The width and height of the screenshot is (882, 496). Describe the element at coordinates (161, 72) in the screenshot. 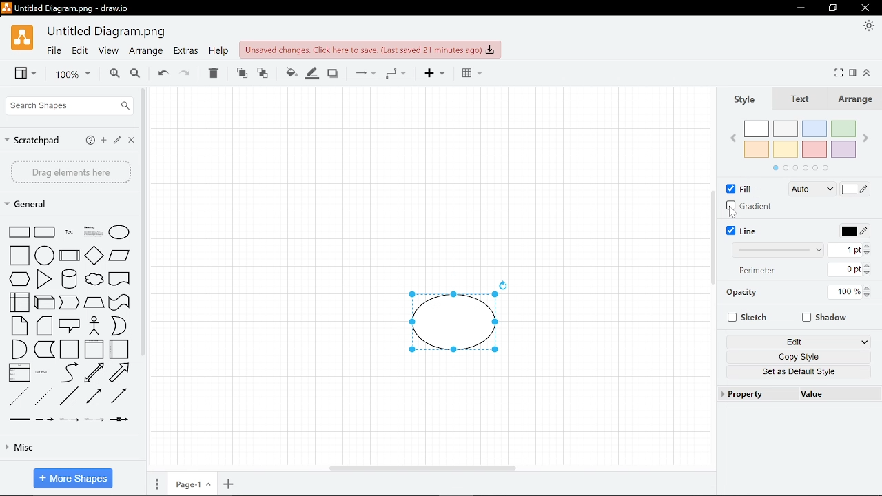

I see `Undo` at that location.